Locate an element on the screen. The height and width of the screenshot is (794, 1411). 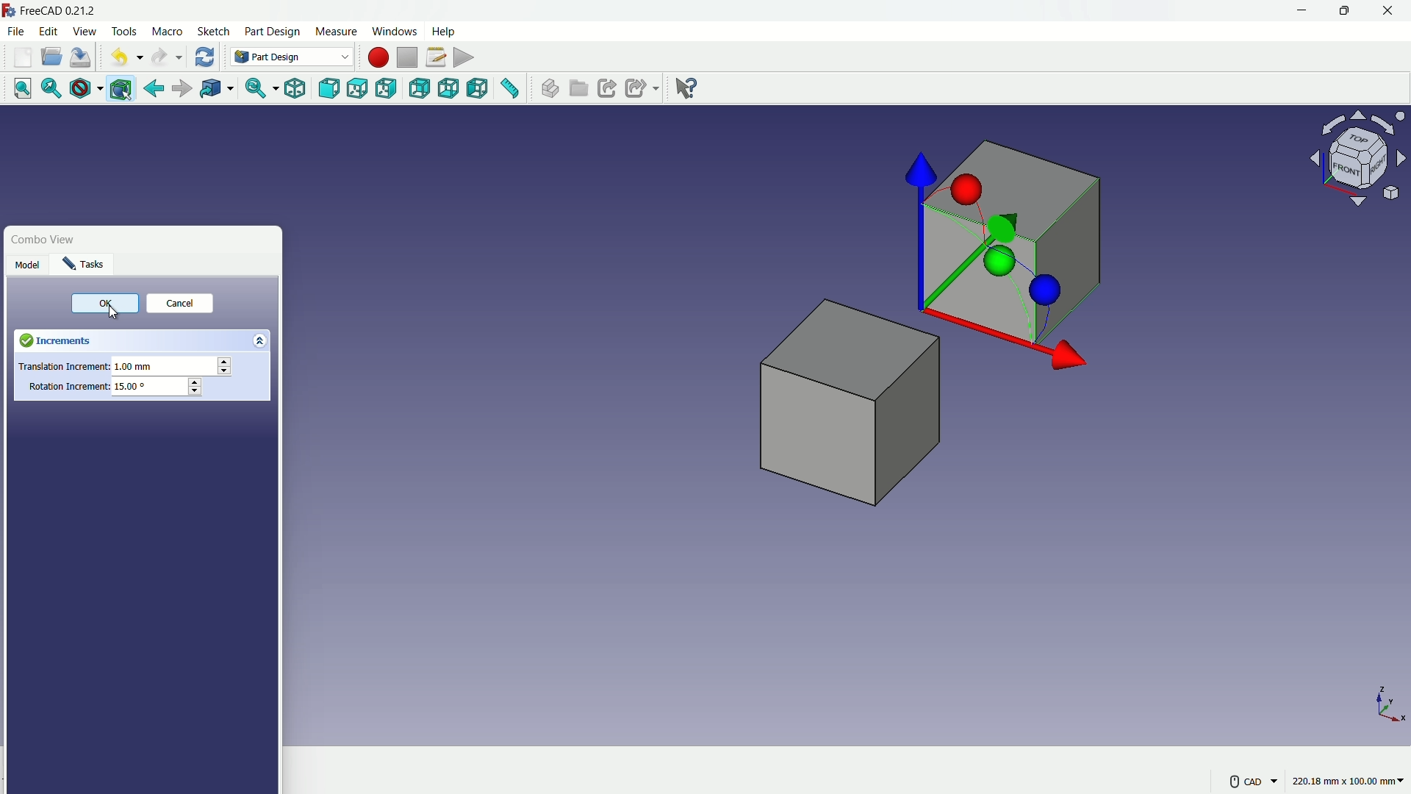
220.18 mm x 100.00 mm~ is located at coordinates (1348, 781).